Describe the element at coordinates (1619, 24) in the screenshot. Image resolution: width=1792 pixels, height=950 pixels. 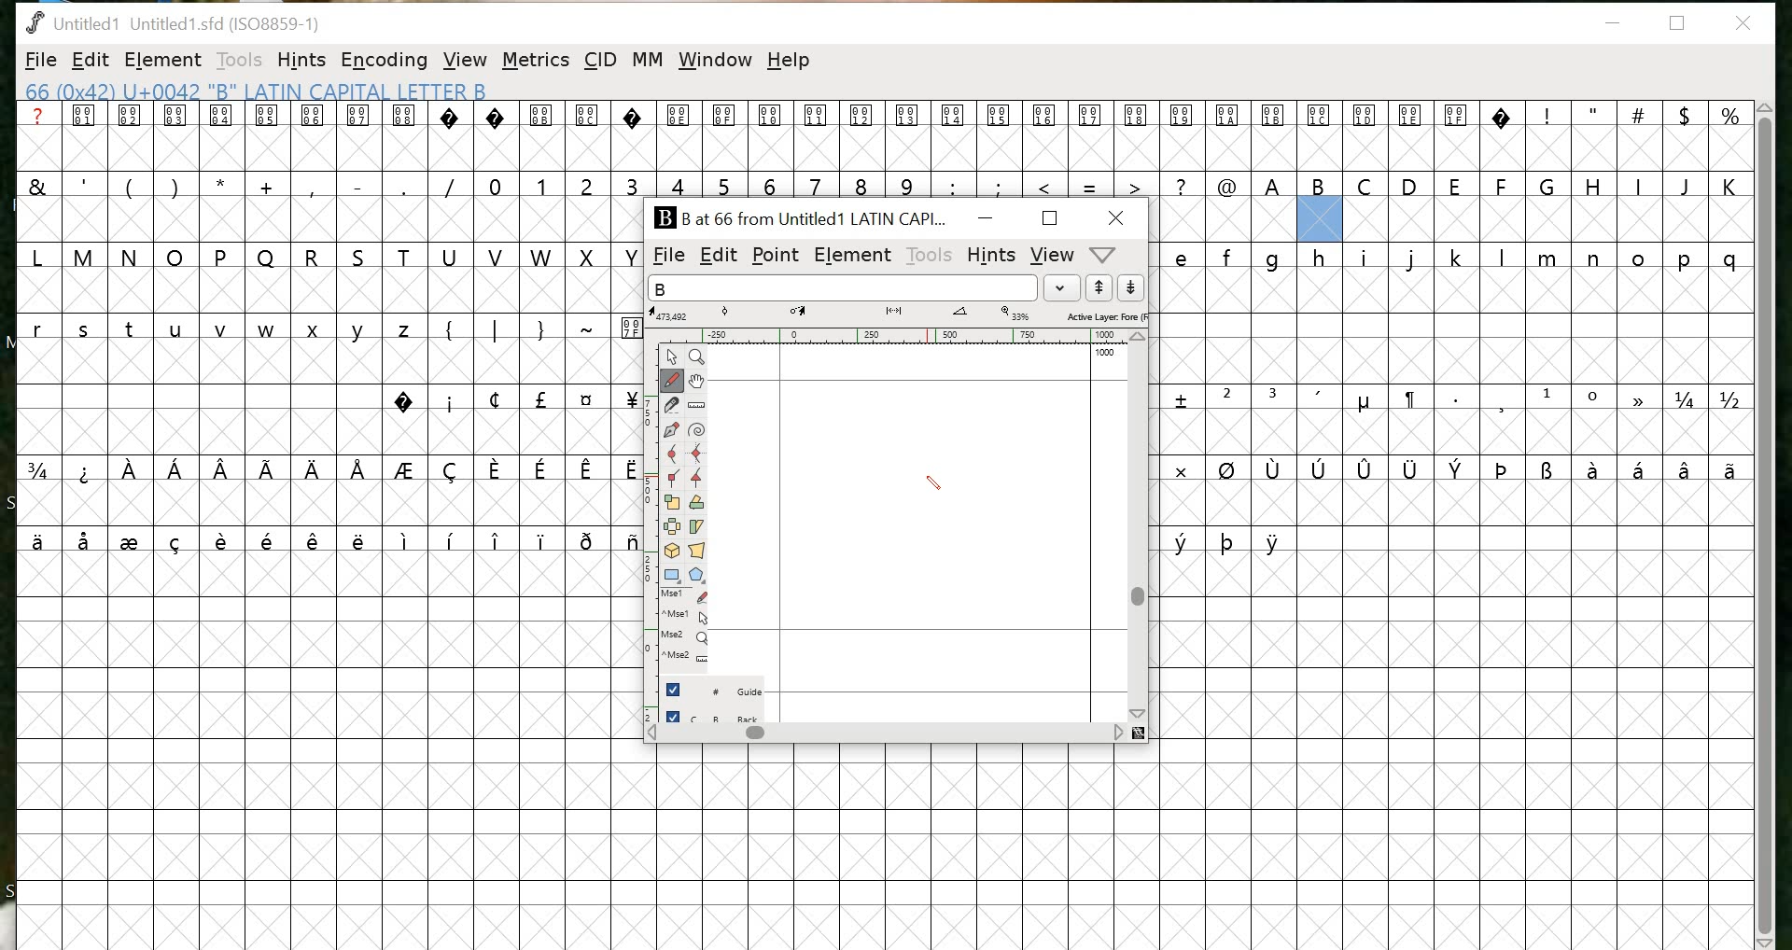
I see `minimize` at that location.